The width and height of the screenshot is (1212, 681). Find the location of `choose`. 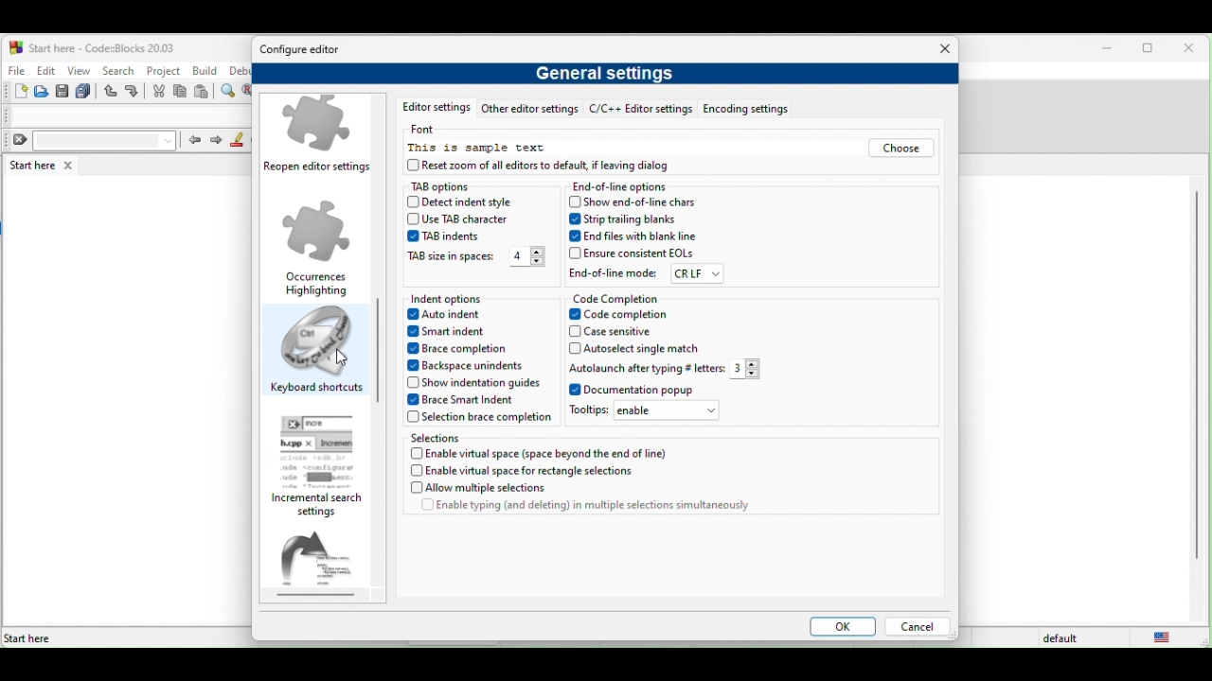

choose is located at coordinates (900, 149).